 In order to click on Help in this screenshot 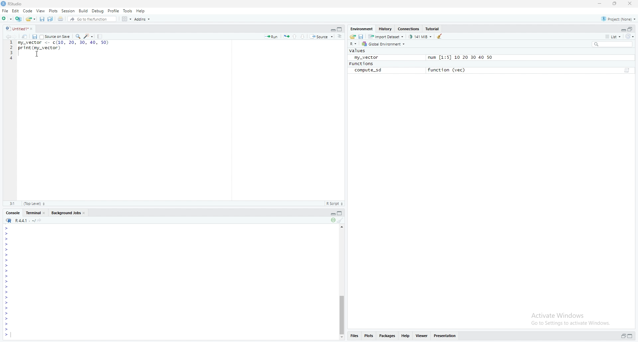, I will do `click(141, 10)`.